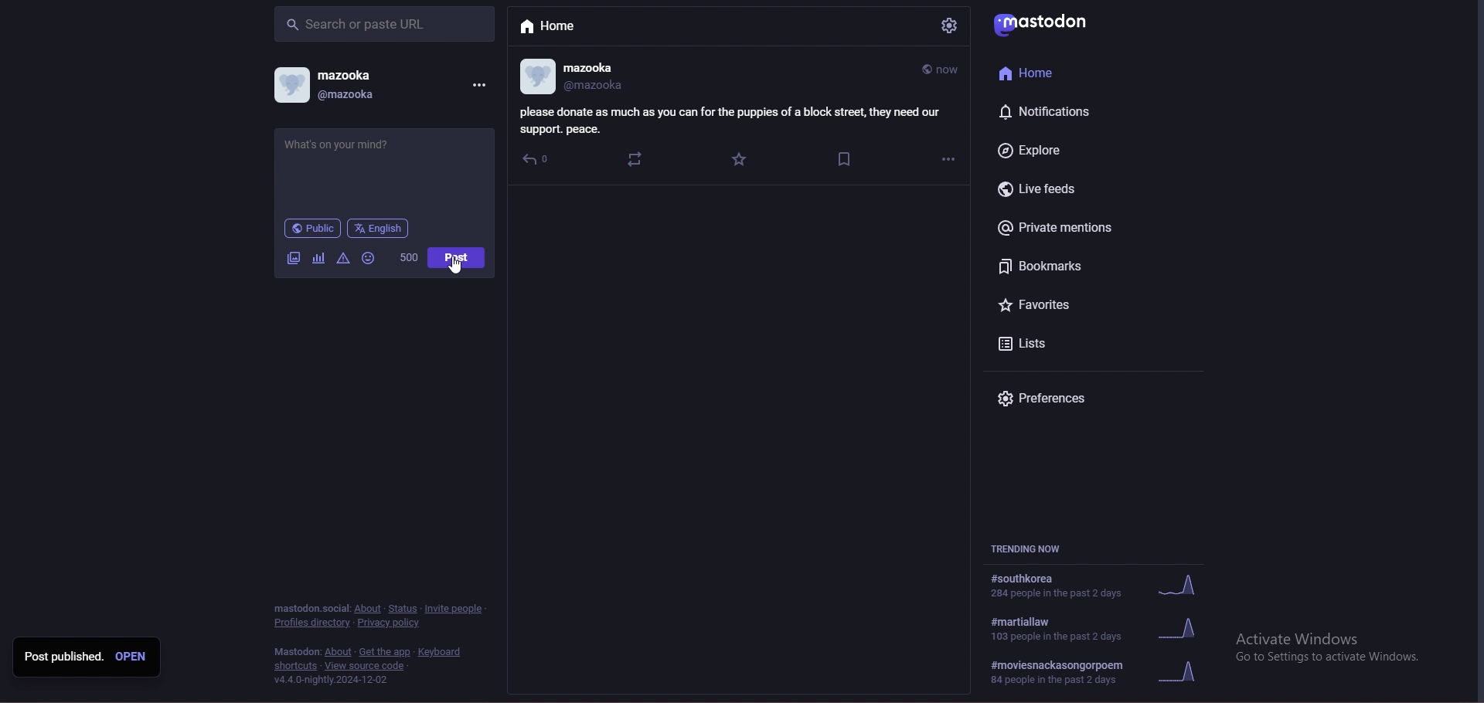  Describe the element at coordinates (1097, 671) in the screenshot. I see `#moviesnackasongorpoem` at that location.